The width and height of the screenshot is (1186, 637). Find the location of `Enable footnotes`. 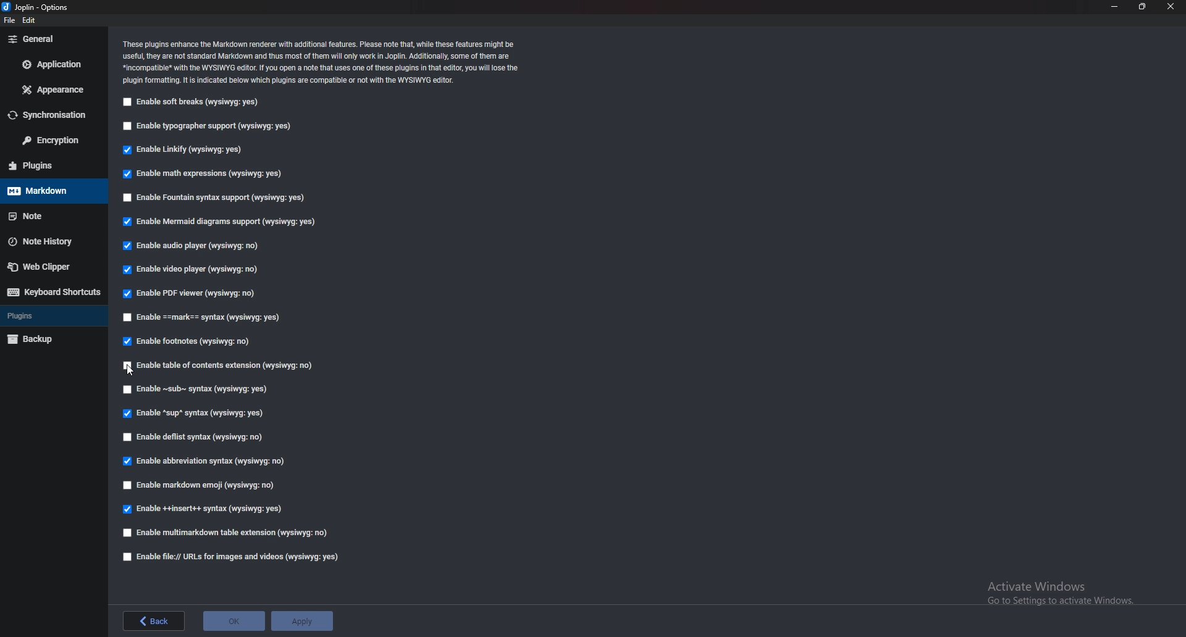

Enable footnotes is located at coordinates (190, 340).